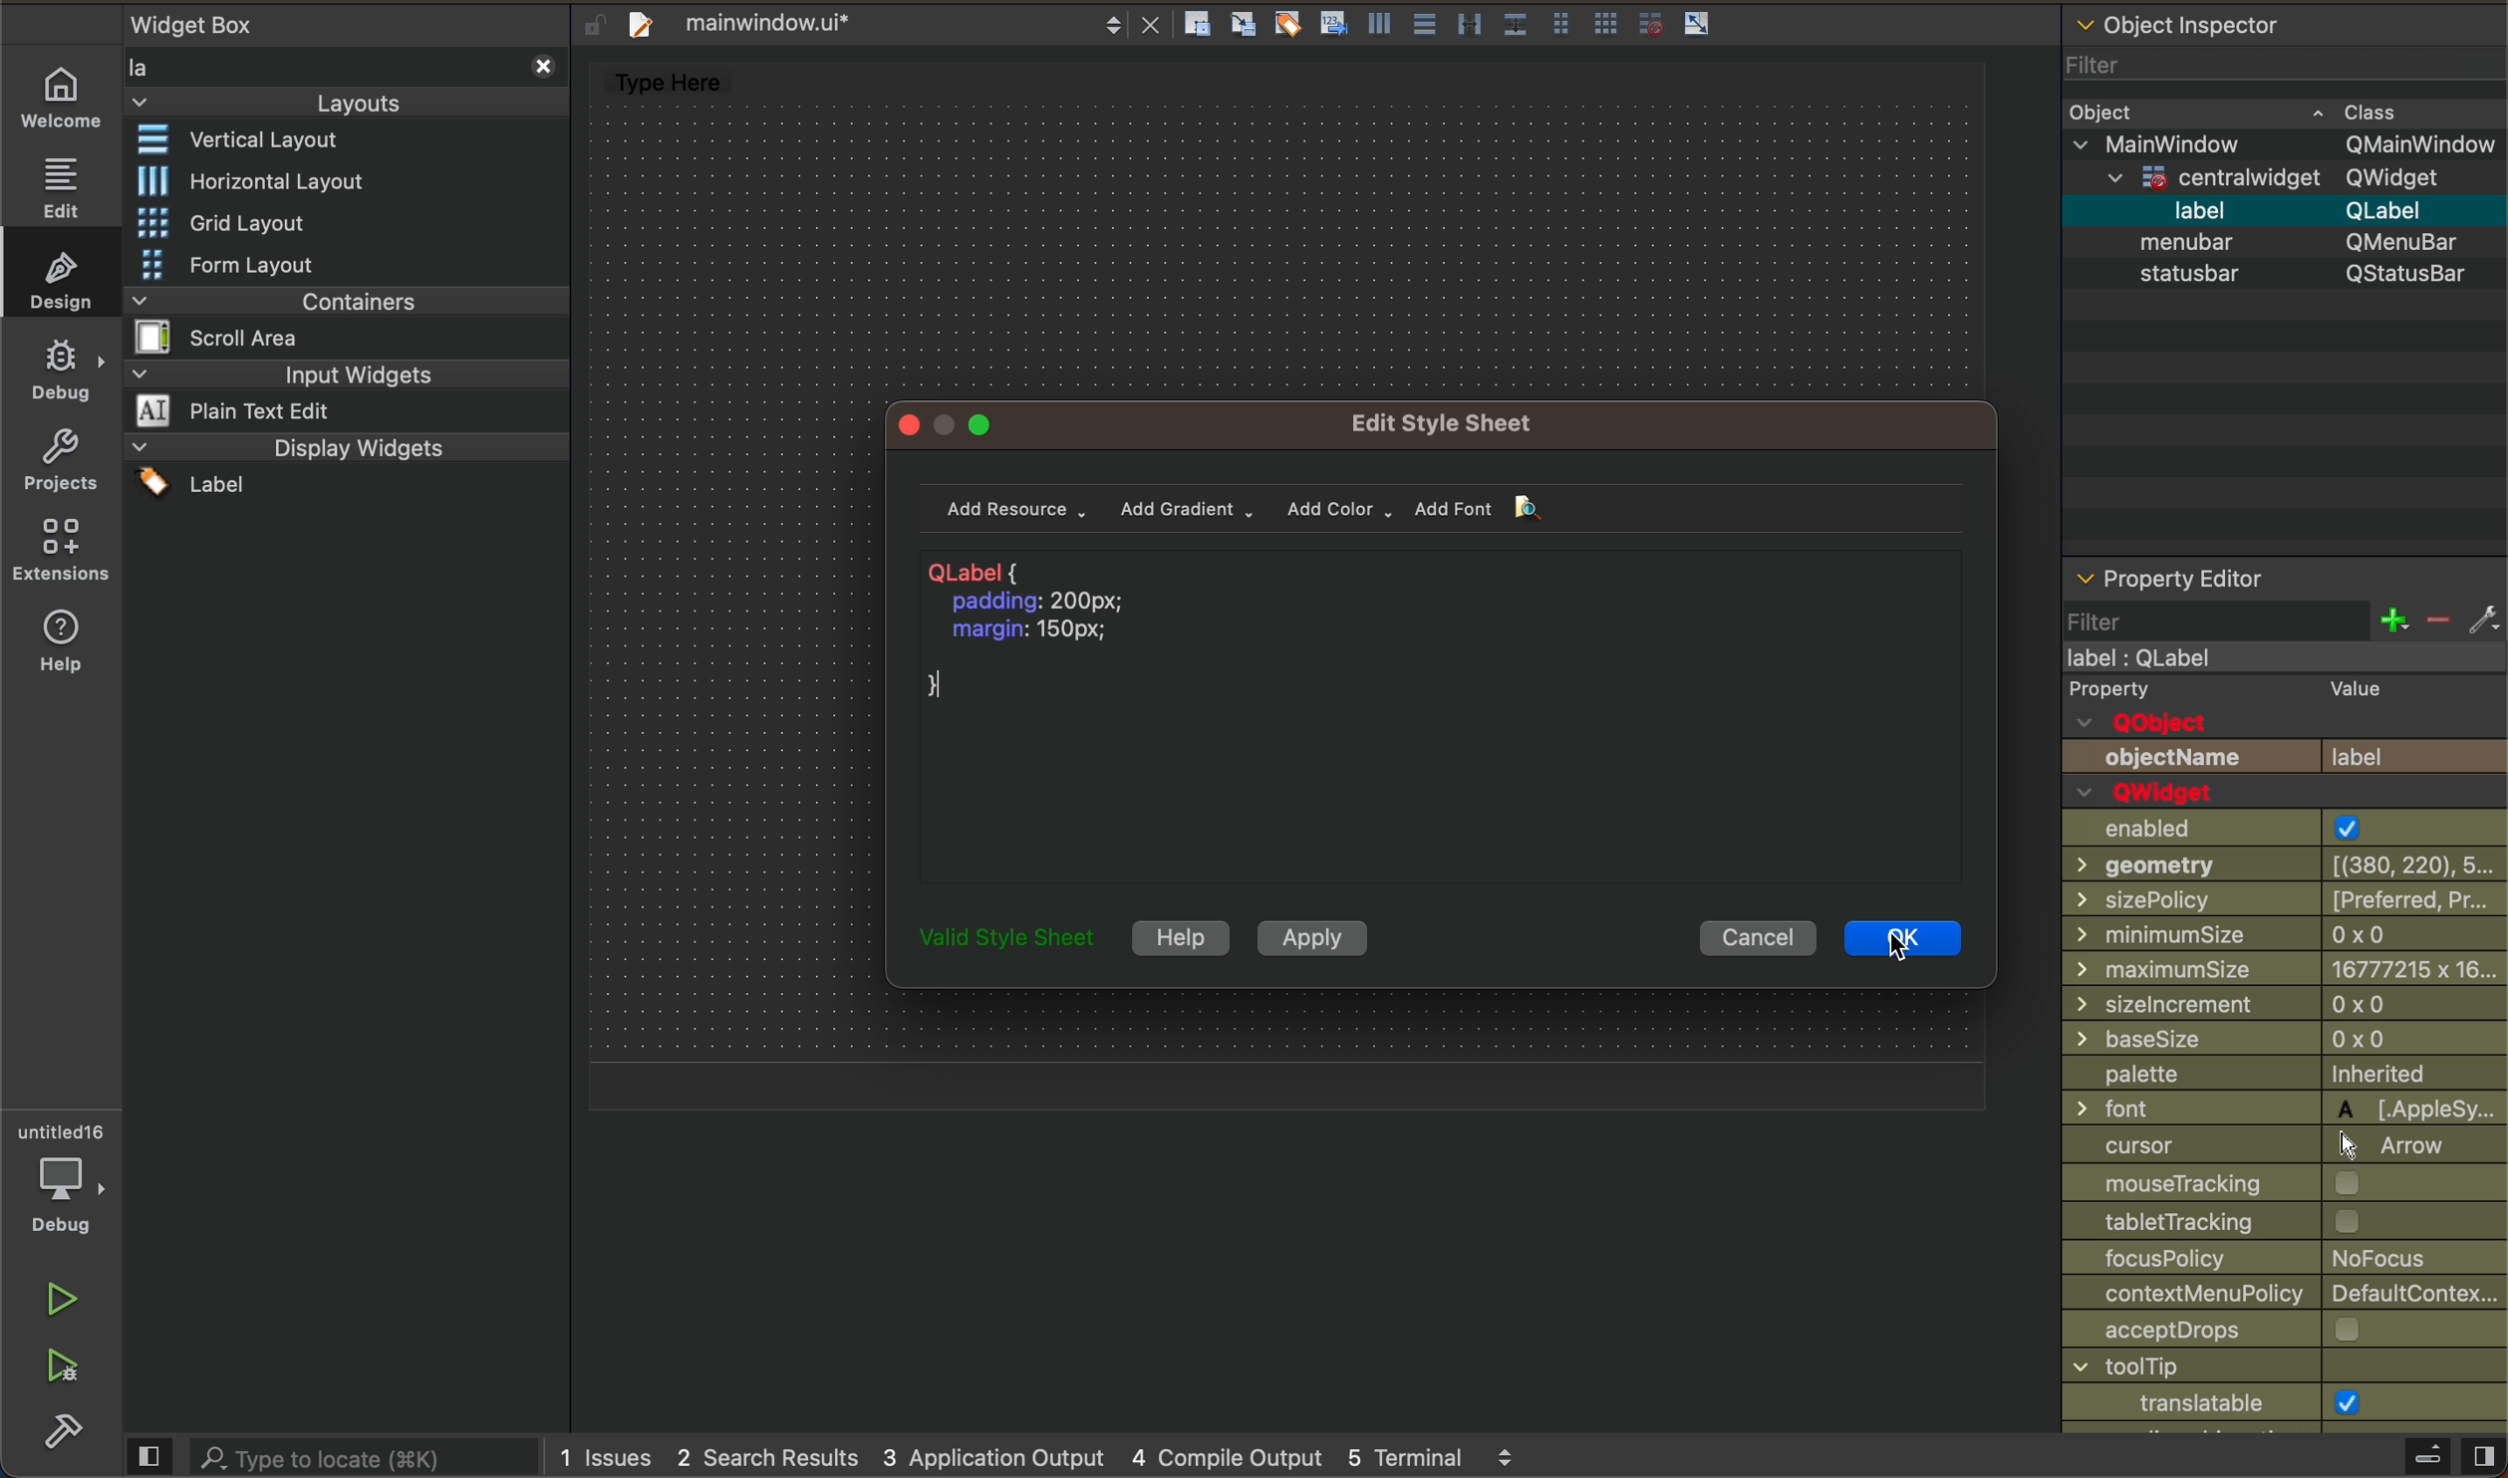  I want to click on layouts, so click(355, 86).